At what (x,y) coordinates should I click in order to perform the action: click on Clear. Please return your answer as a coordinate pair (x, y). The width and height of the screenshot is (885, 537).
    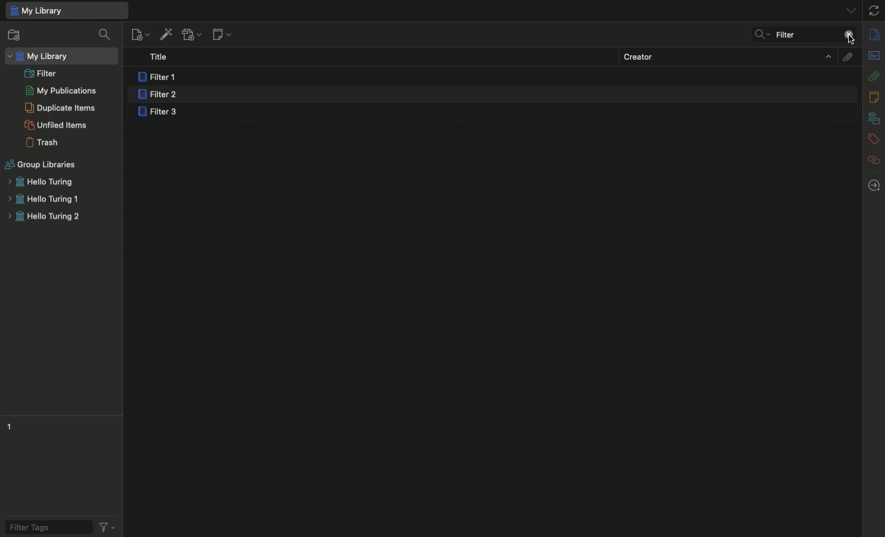
    Looking at the image, I should click on (848, 36).